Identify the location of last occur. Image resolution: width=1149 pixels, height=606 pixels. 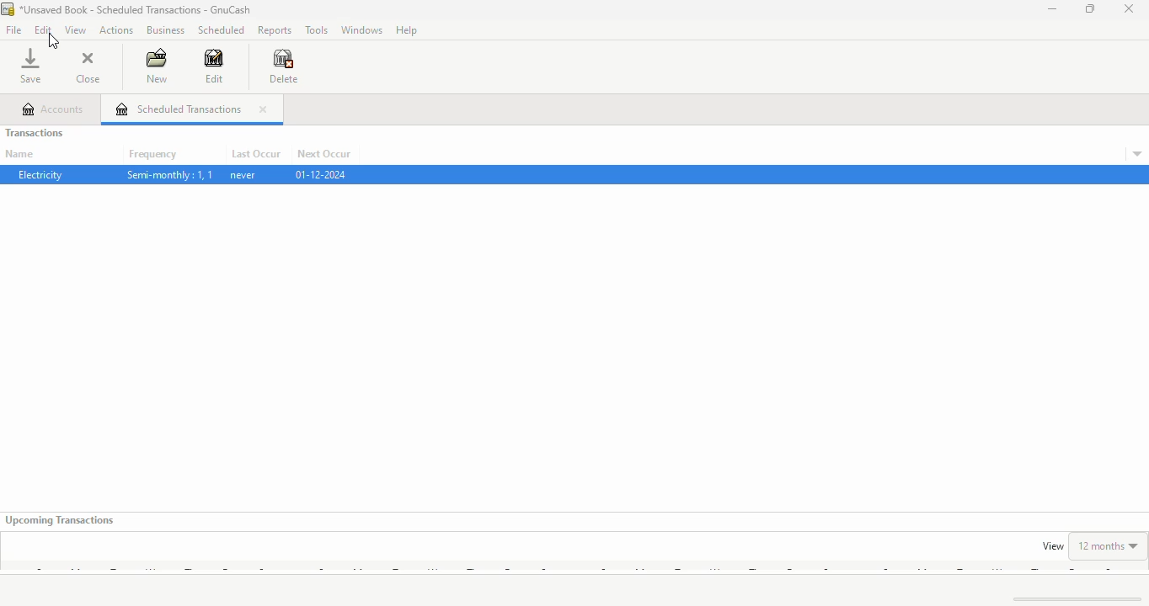
(255, 154).